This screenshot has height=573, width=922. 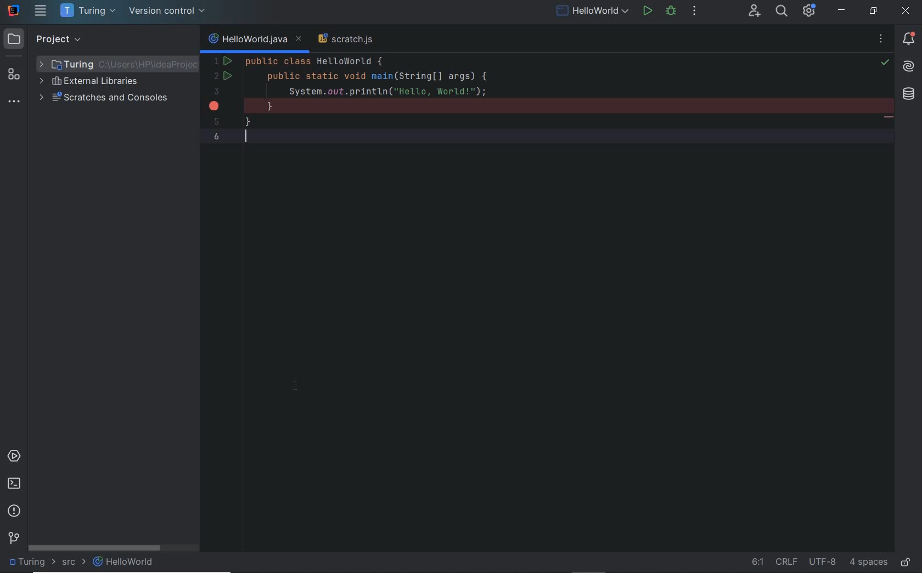 What do you see at coordinates (889, 119) in the screenshot?
I see `string` at bounding box center [889, 119].